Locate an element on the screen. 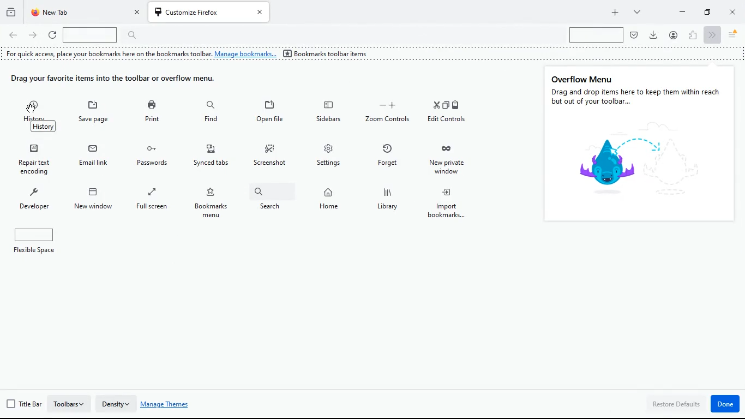  profile is located at coordinates (674, 34).